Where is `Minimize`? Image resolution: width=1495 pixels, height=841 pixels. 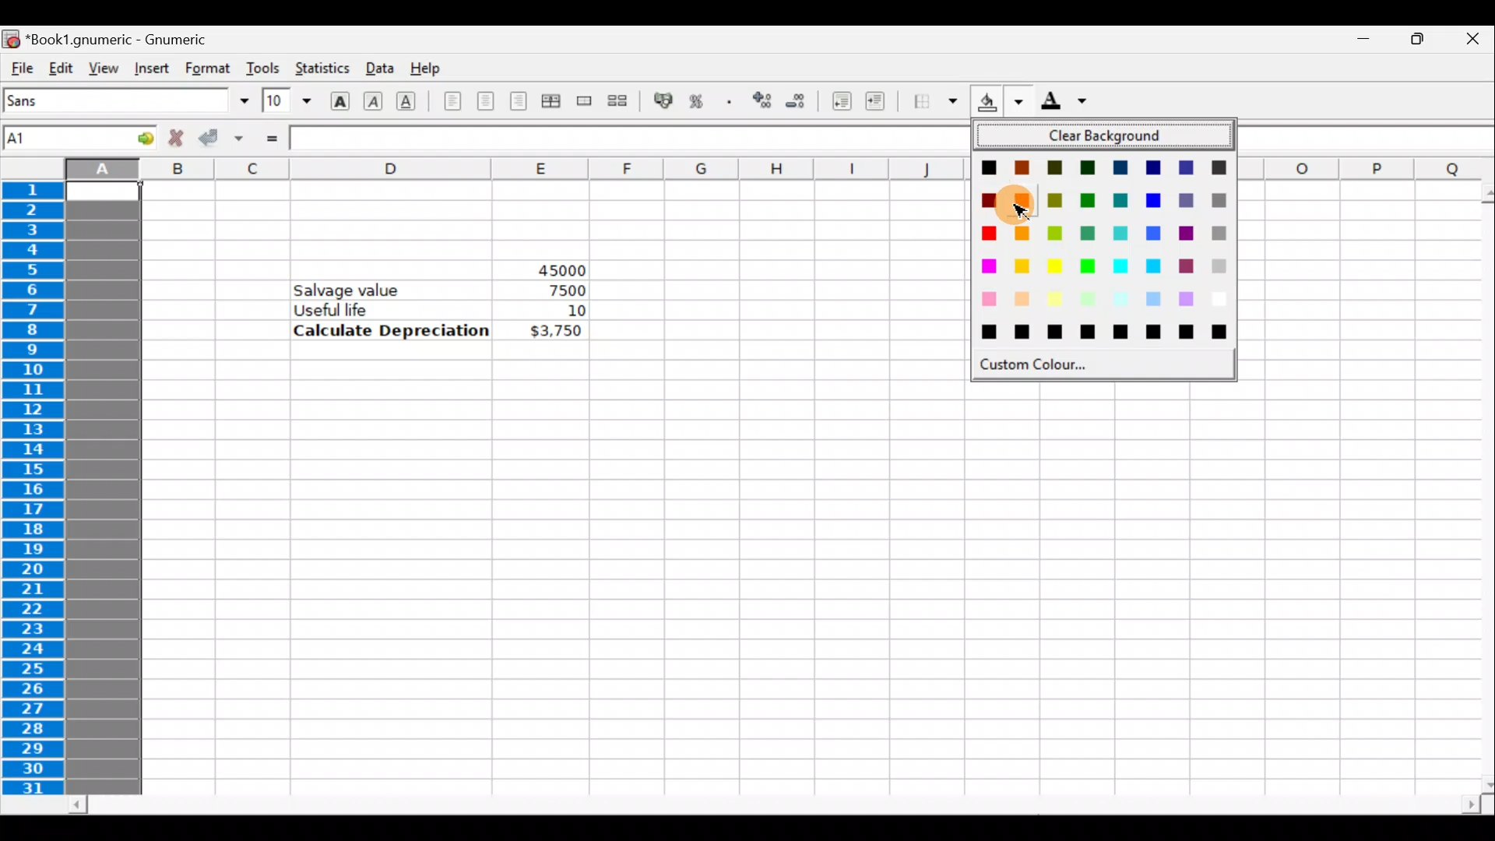 Minimize is located at coordinates (1356, 44).